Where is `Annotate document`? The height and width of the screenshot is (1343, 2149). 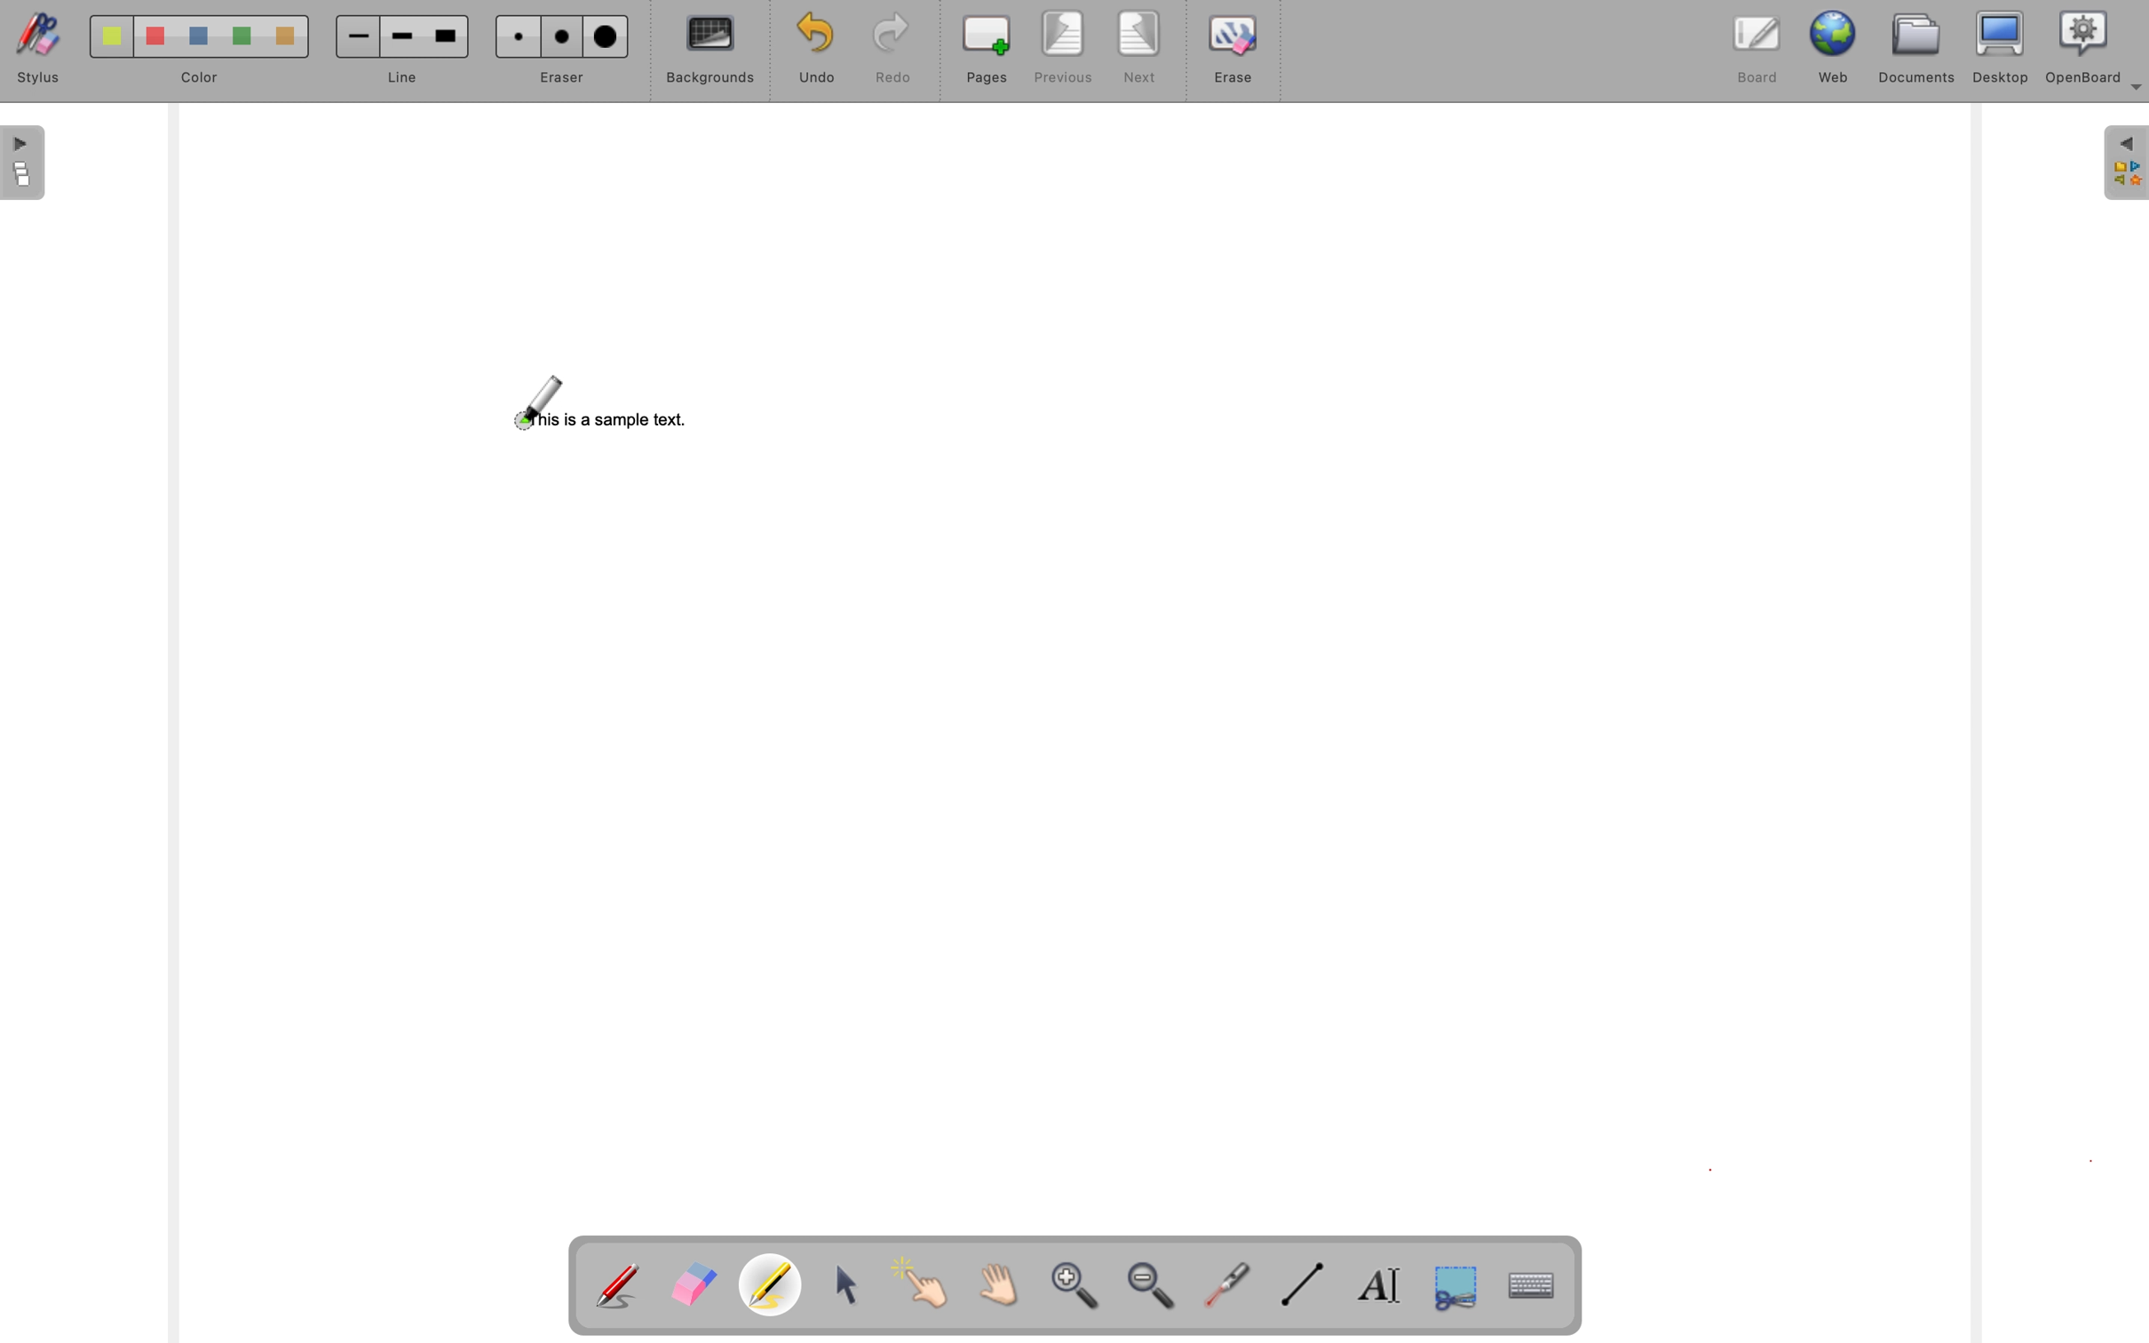
Annotate document is located at coordinates (619, 1282).